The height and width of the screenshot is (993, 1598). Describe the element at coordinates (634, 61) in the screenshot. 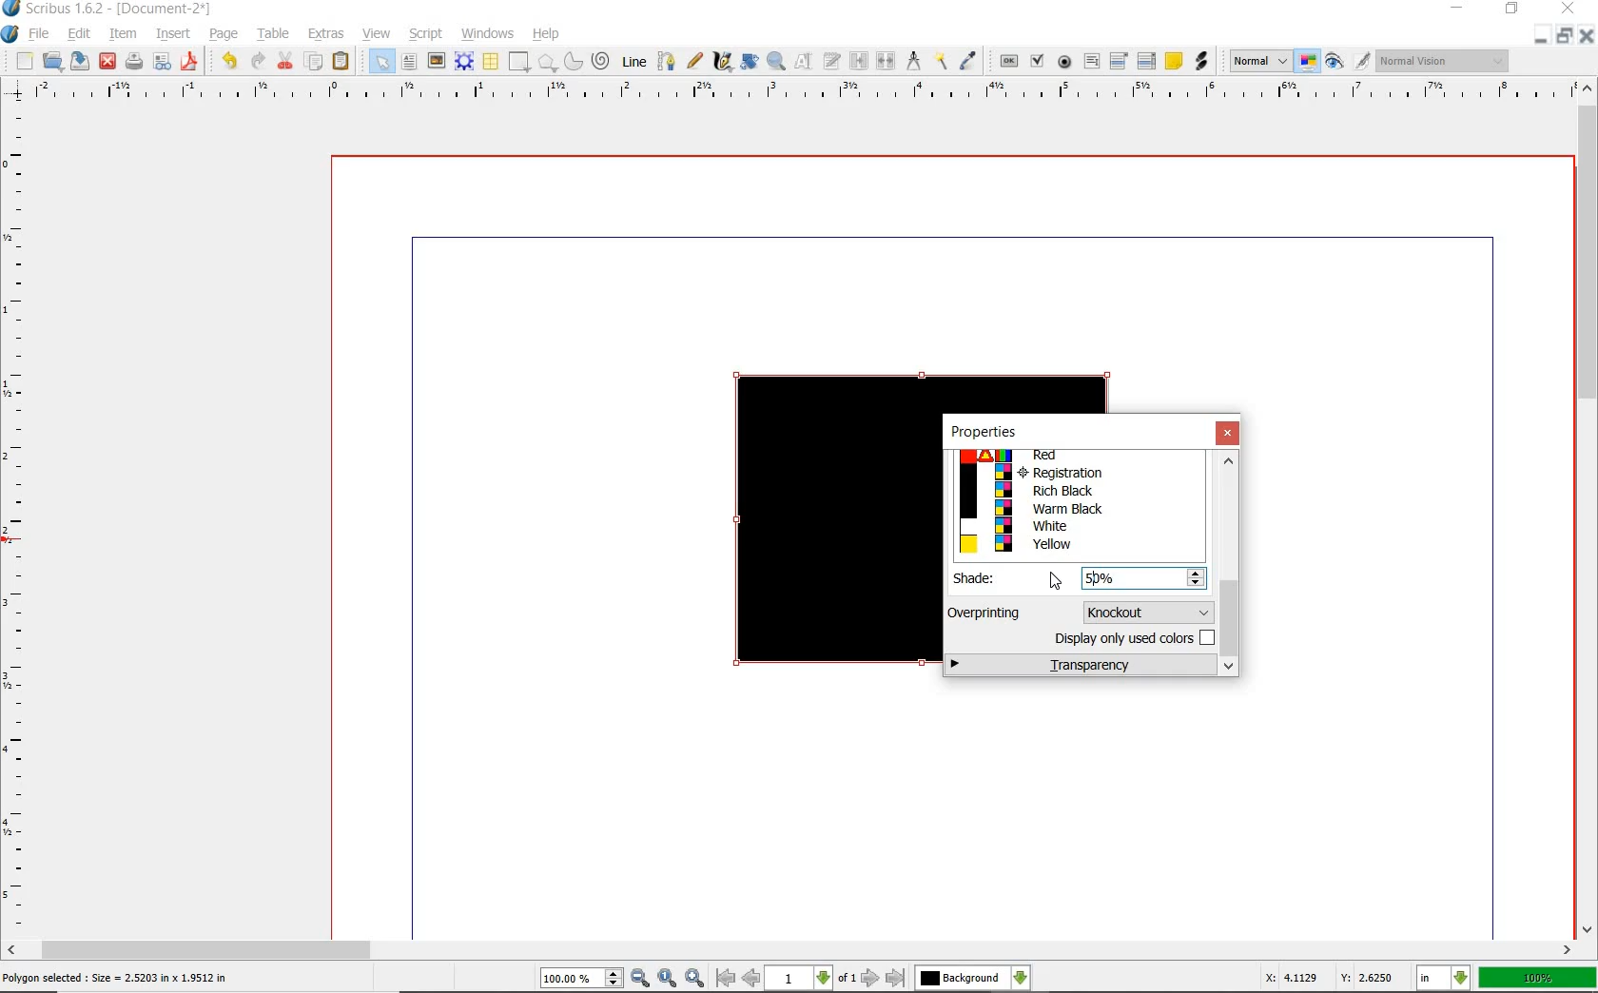

I see `line` at that location.